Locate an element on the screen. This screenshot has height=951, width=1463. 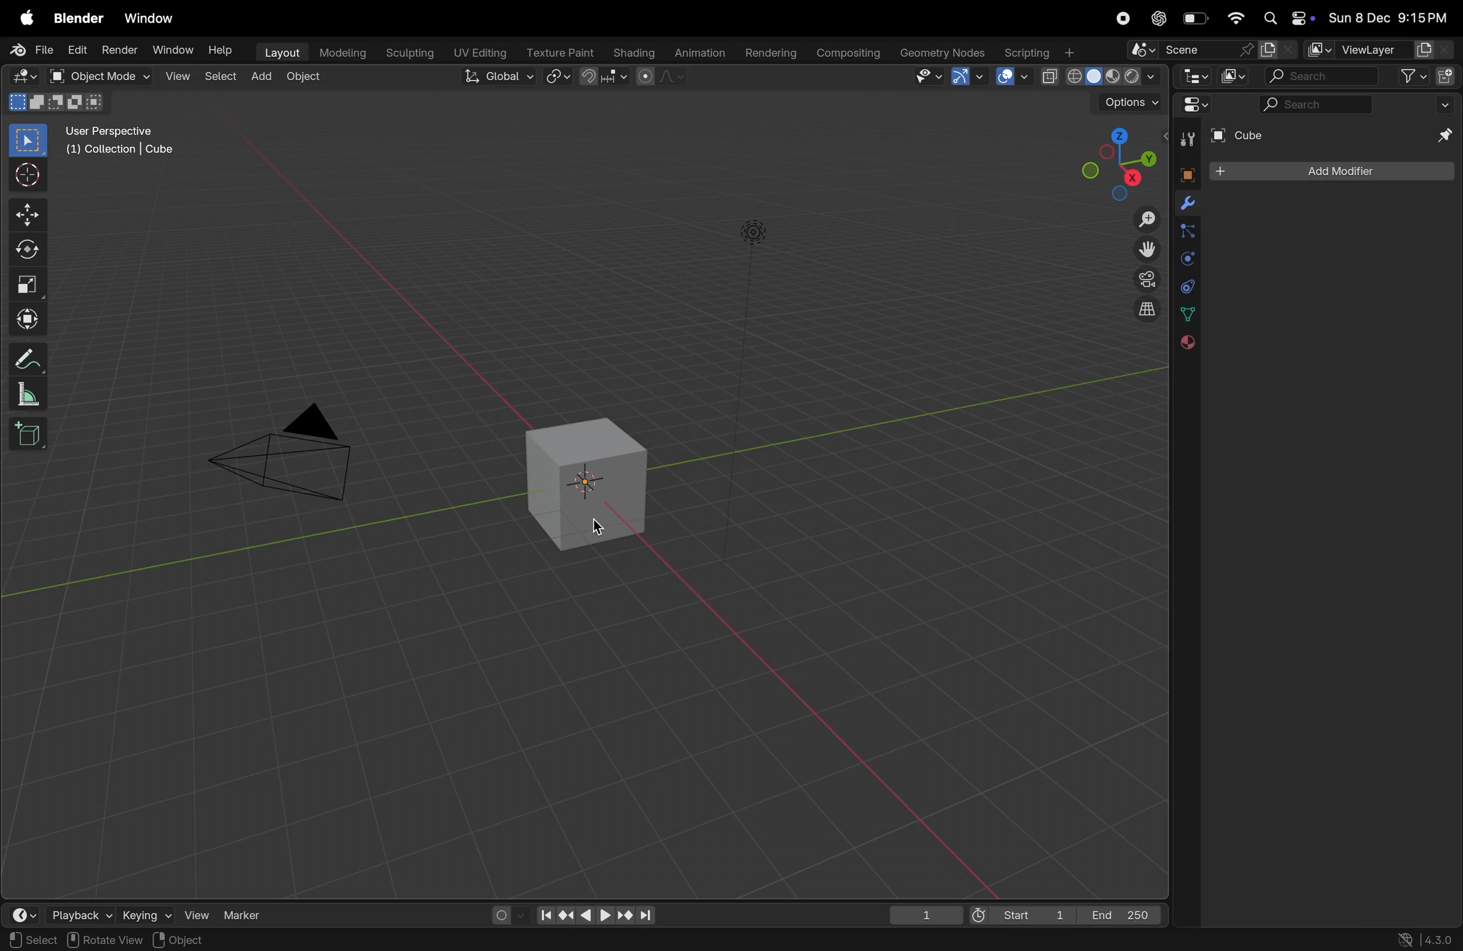
help is located at coordinates (224, 51).